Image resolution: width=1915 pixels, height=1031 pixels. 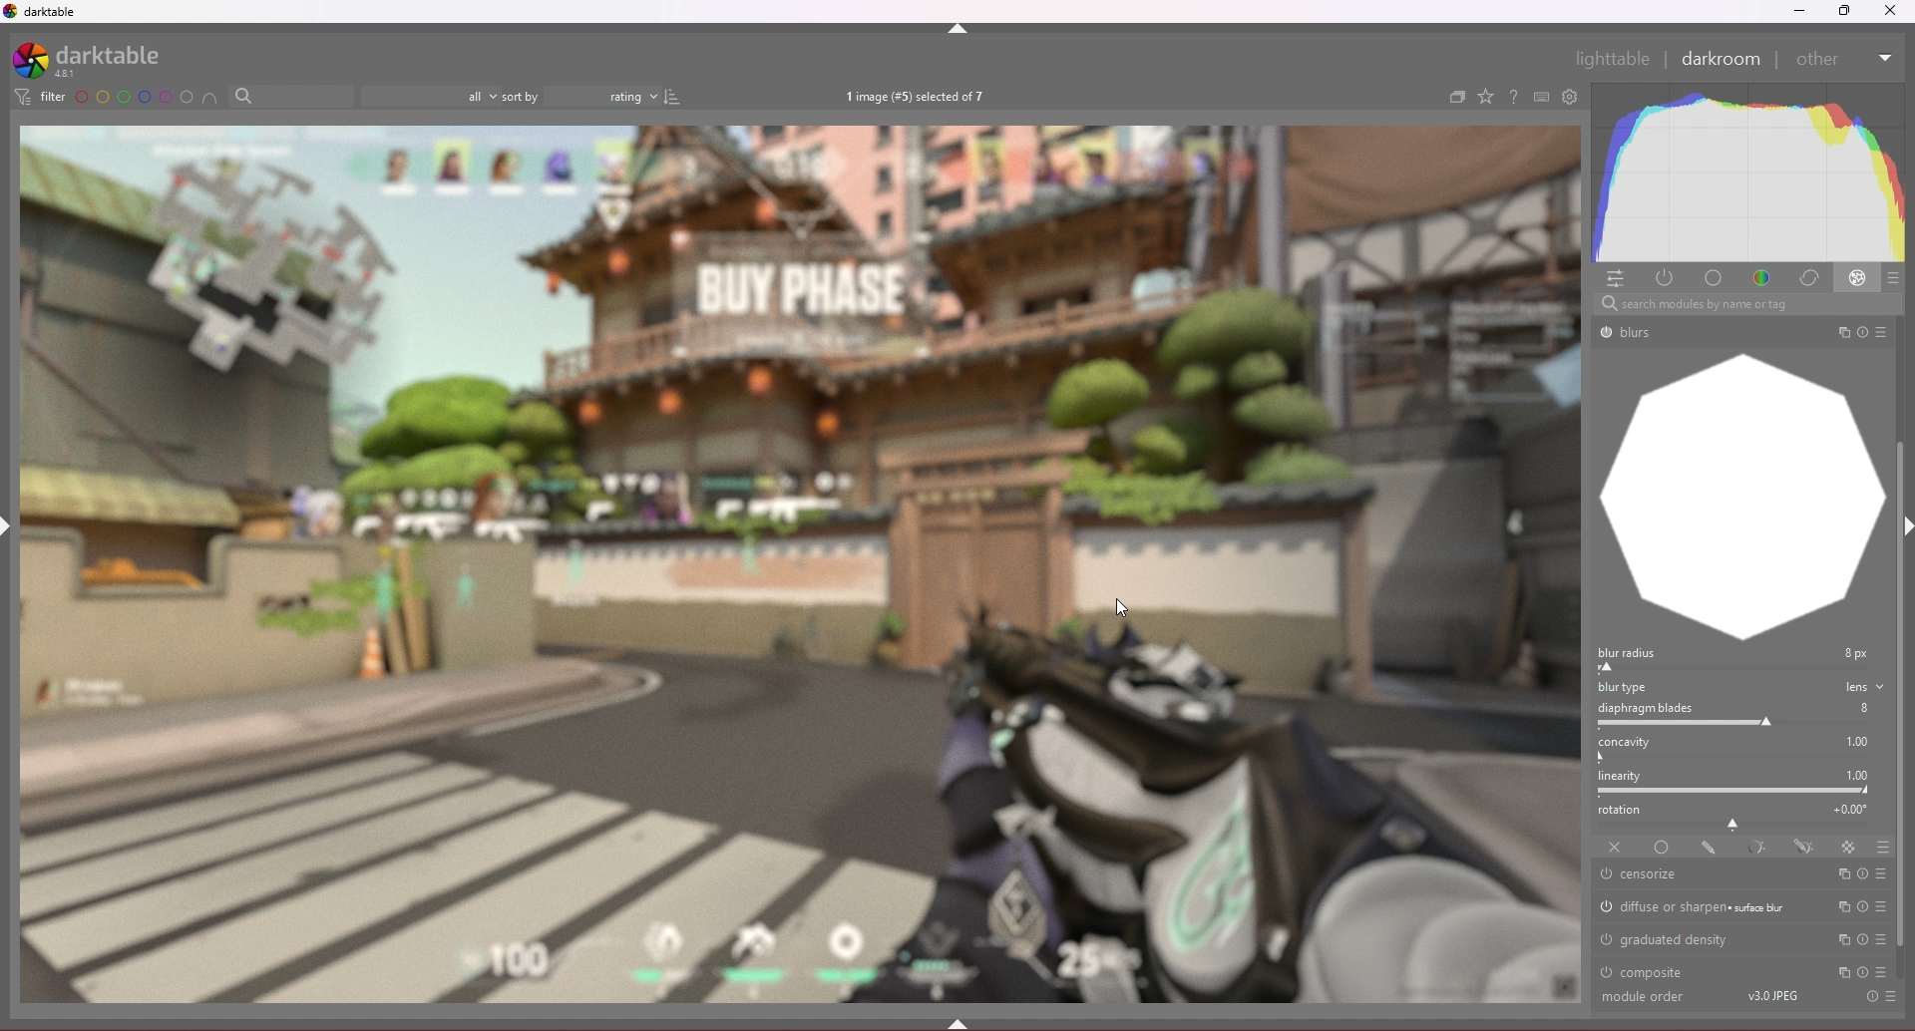 I want to click on open global preference, so click(x=1571, y=98).